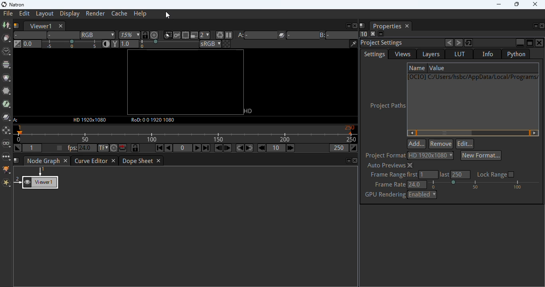 This screenshot has height=287, width=545. I want to click on close pane, so click(543, 26).